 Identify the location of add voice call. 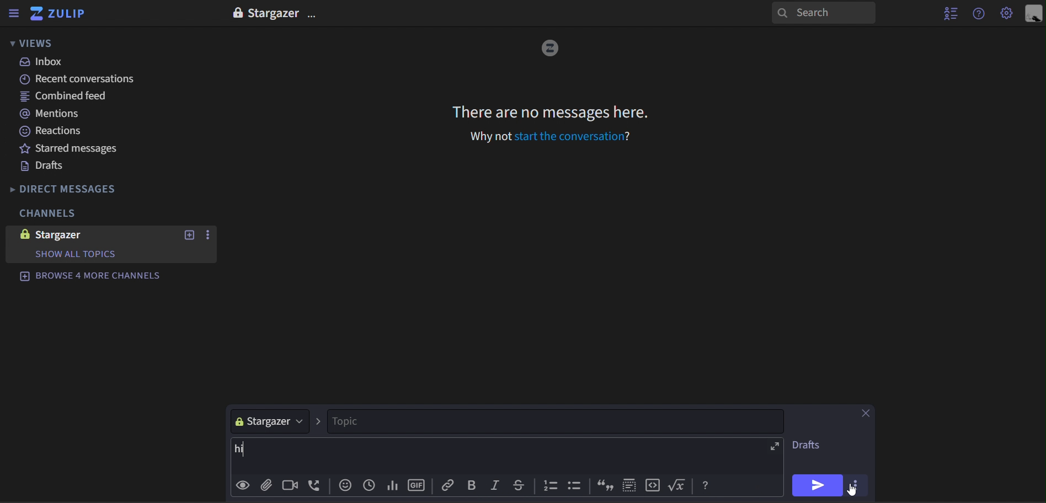
(316, 486).